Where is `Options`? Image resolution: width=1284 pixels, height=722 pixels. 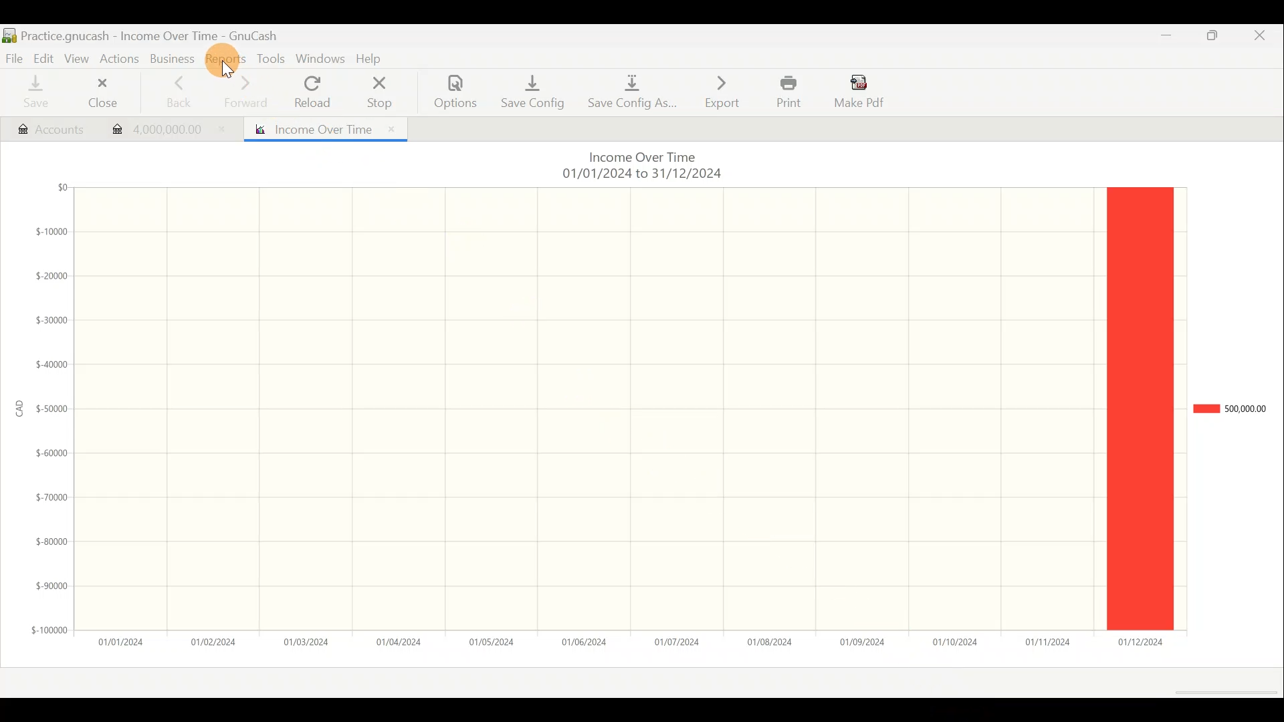
Options is located at coordinates (449, 92).